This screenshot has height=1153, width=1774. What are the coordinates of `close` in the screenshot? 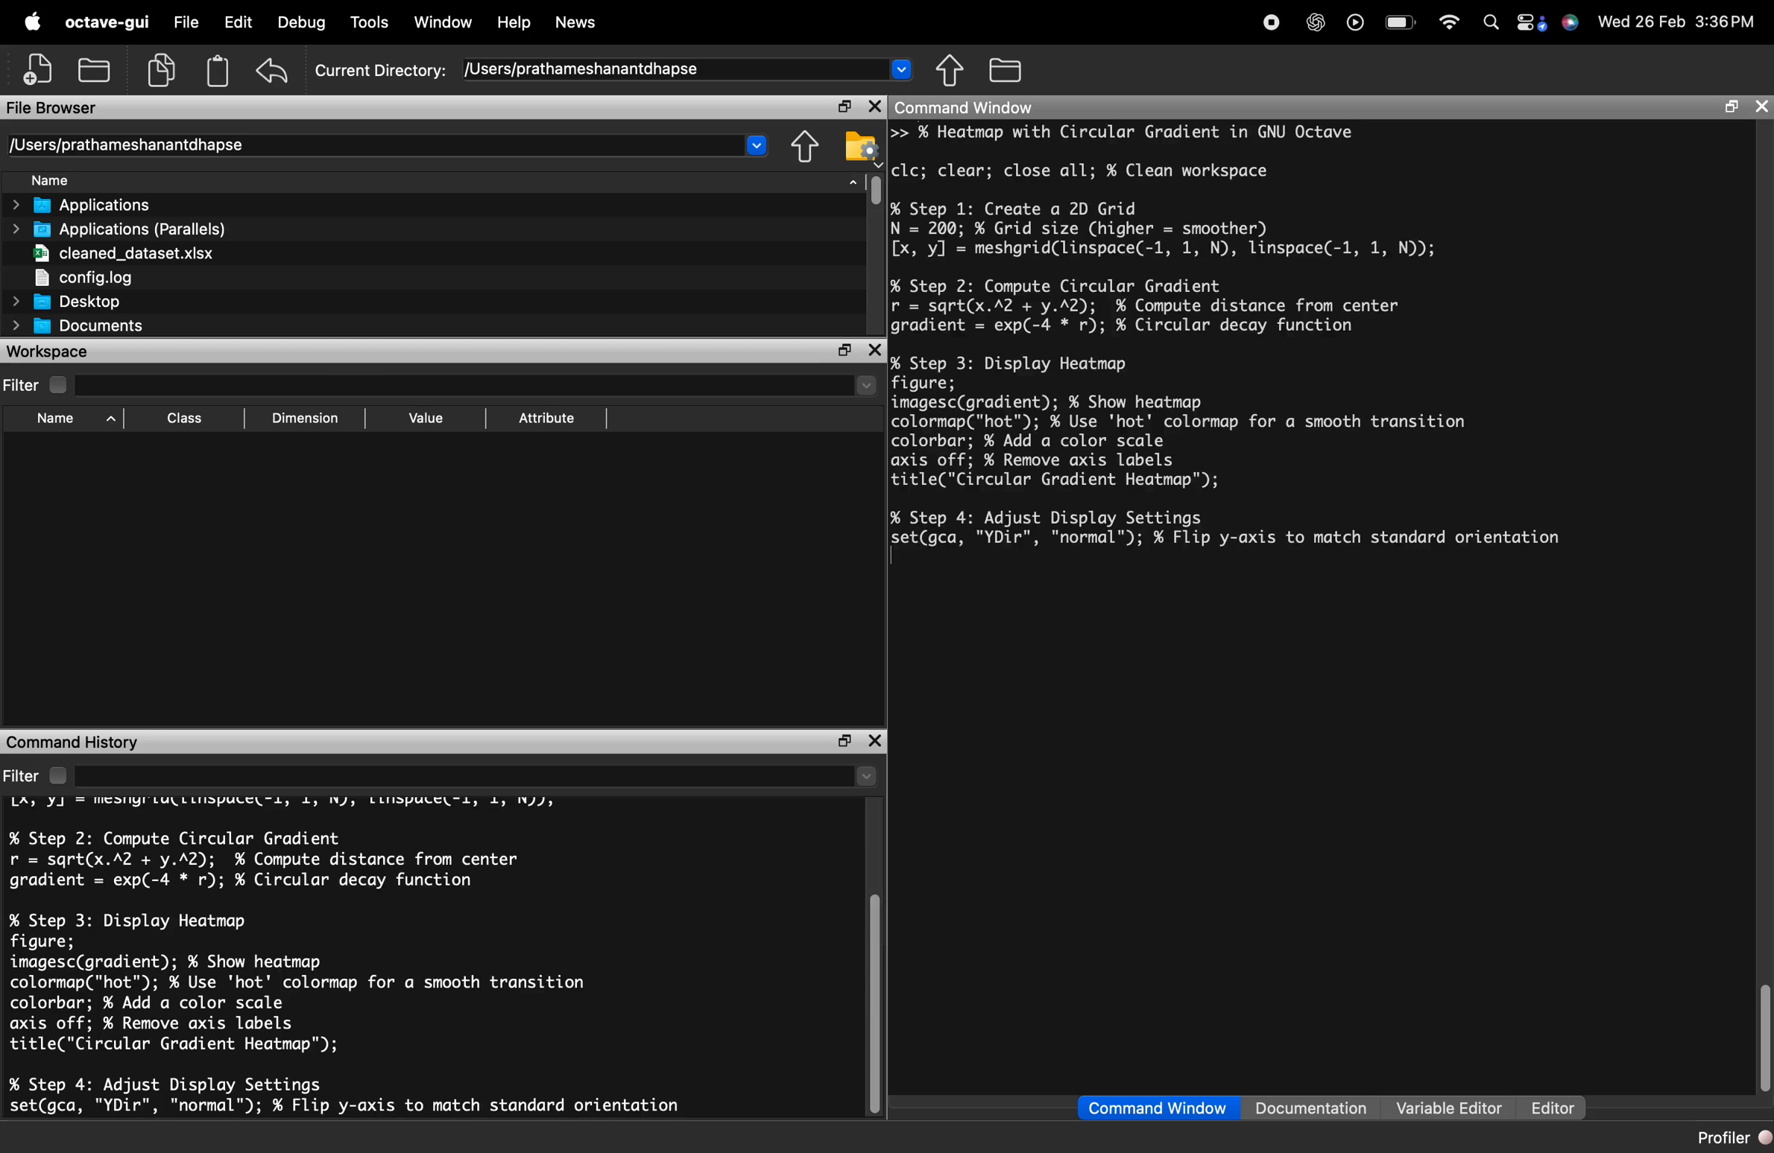 It's located at (1759, 107).